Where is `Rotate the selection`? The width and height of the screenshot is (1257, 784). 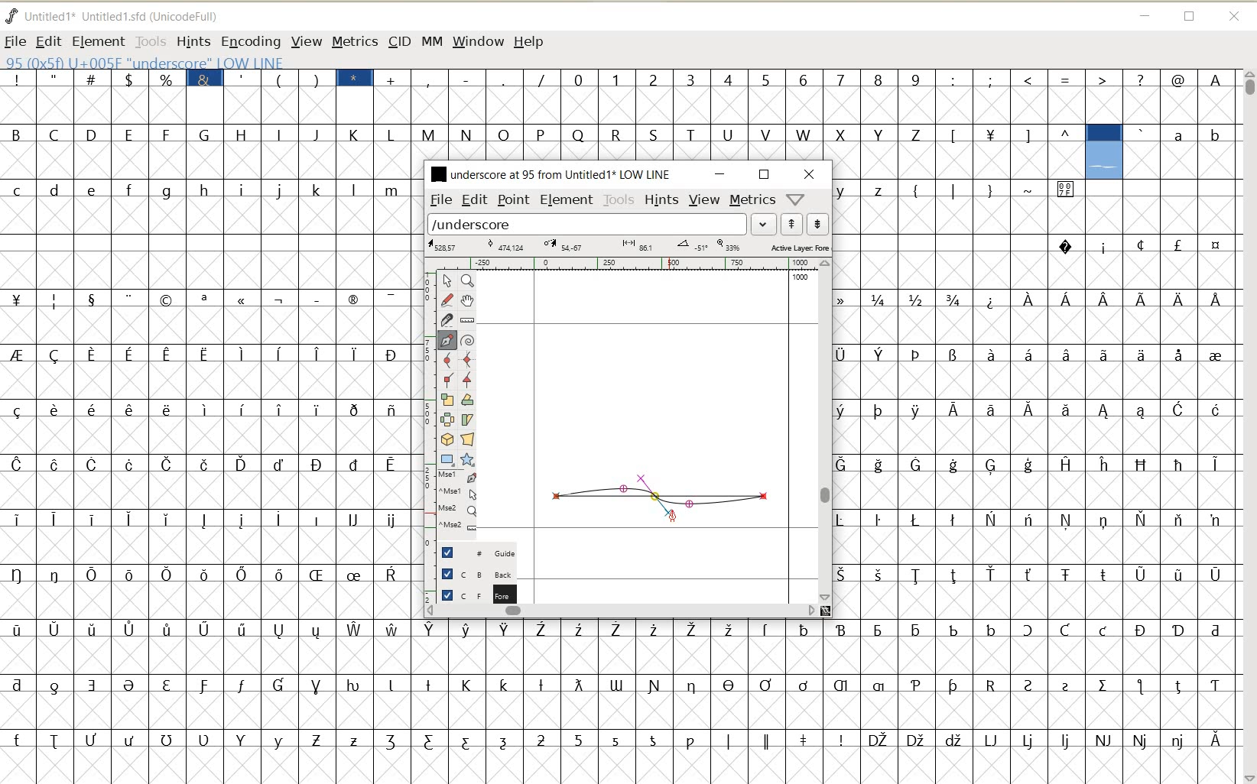
Rotate the selection is located at coordinates (468, 400).